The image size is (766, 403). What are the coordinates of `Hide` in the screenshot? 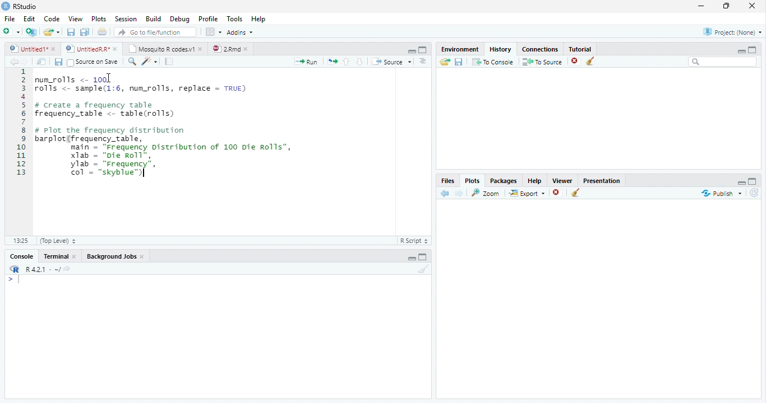 It's located at (741, 183).